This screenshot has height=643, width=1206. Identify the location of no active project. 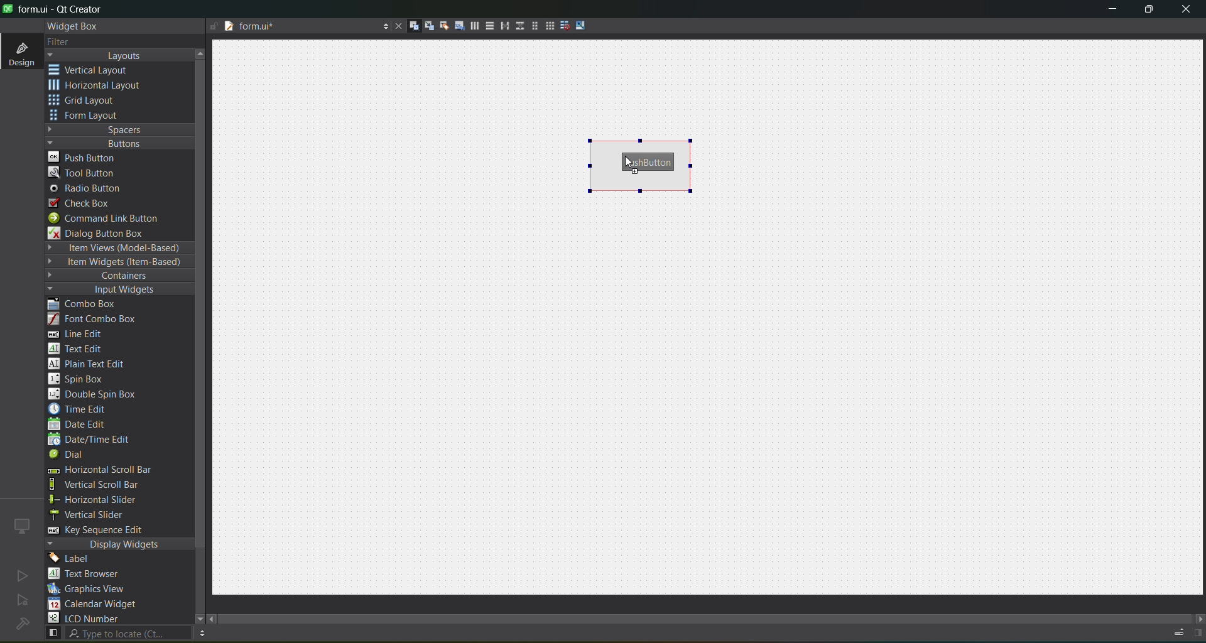
(22, 575).